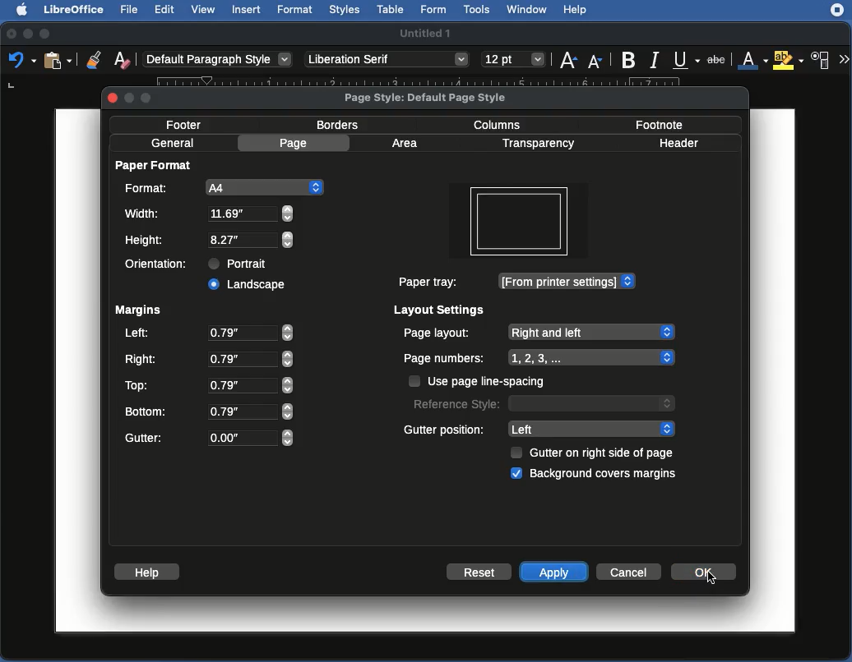 This screenshot has height=662, width=852. Describe the element at coordinates (654, 61) in the screenshot. I see `Italic` at that location.